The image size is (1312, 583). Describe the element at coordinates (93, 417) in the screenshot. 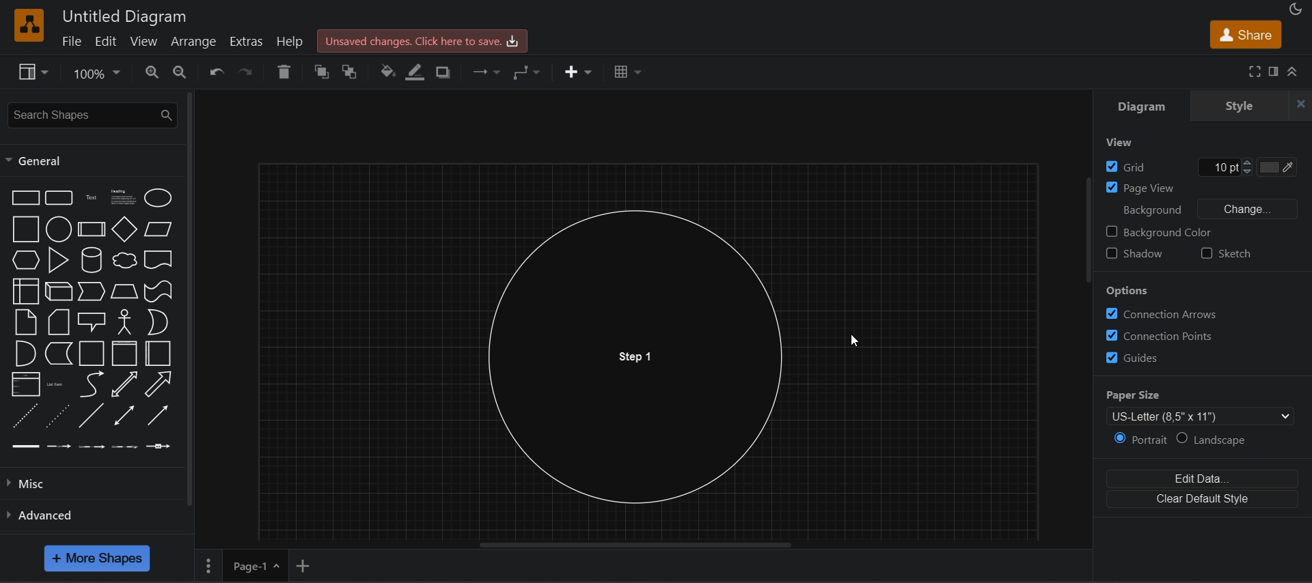

I see `line` at that location.